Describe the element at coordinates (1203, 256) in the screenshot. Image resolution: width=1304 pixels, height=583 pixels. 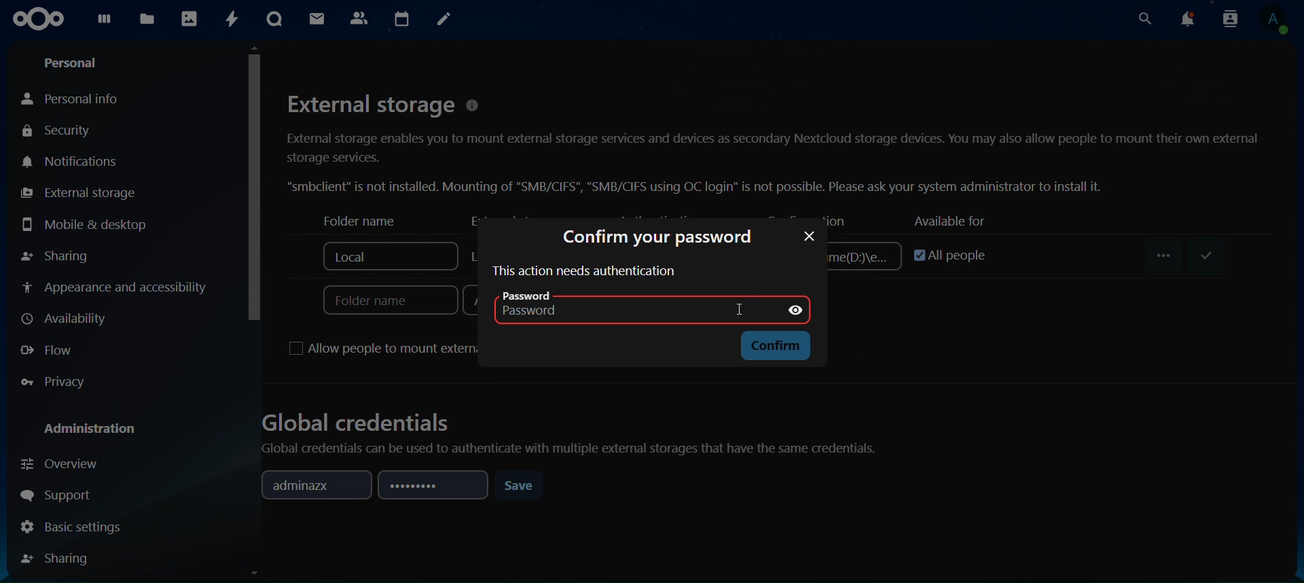
I see `save` at that location.